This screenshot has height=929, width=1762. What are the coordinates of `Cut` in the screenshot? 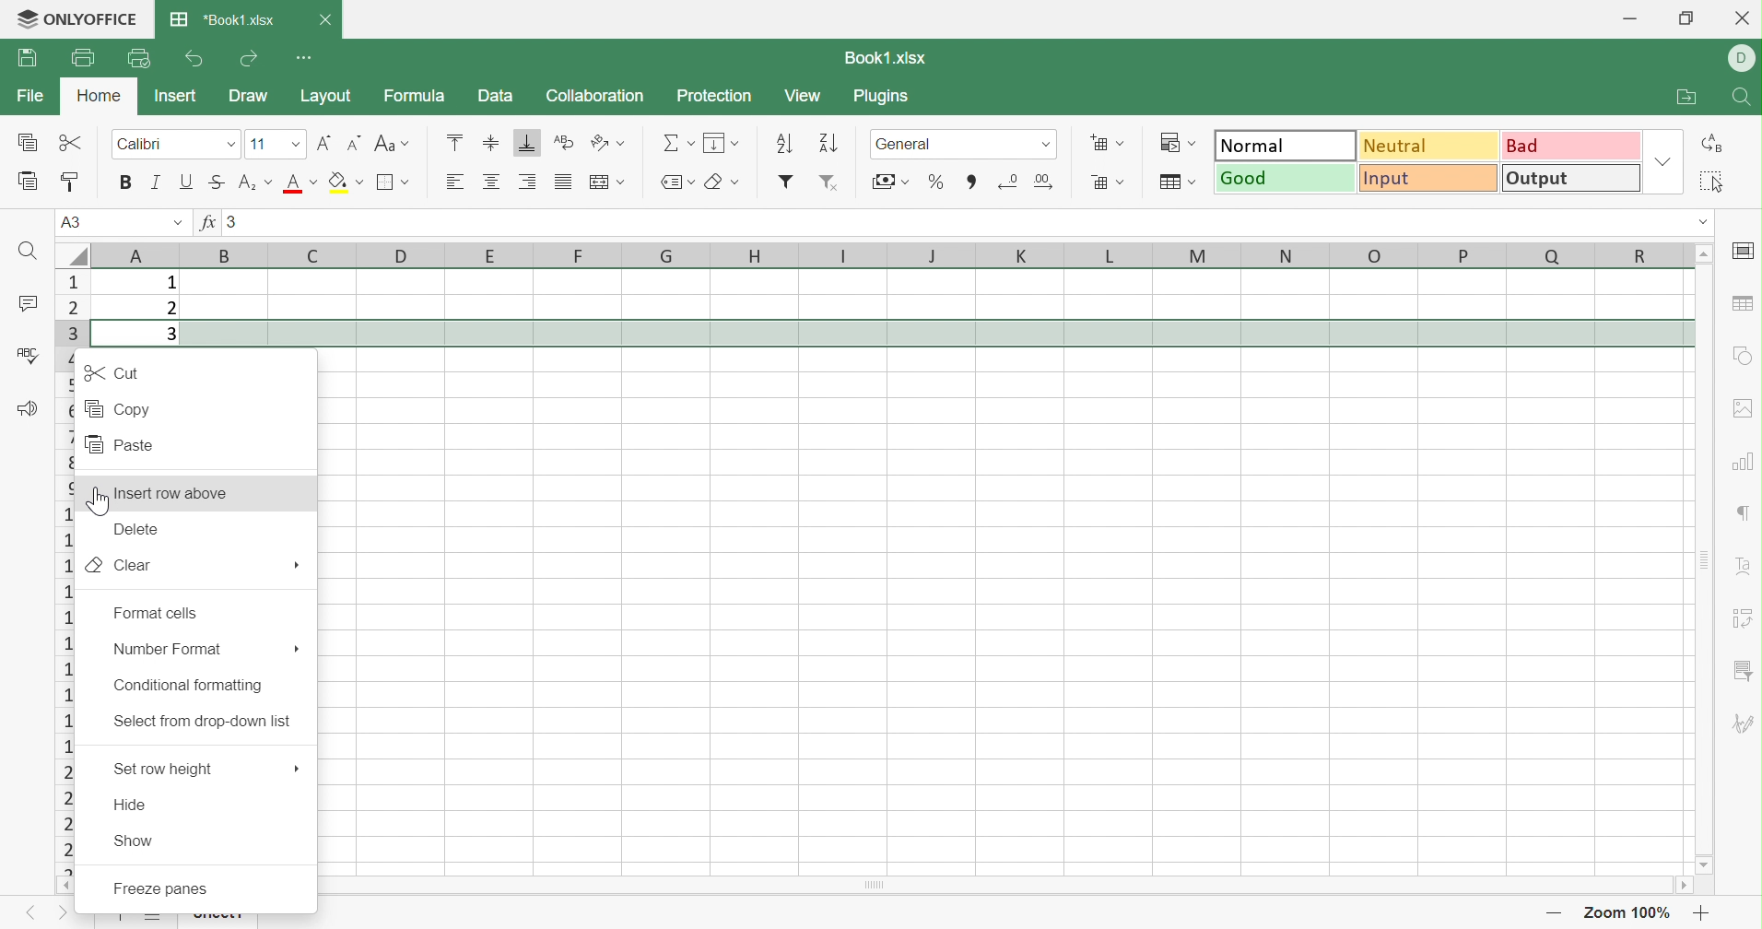 It's located at (111, 371).